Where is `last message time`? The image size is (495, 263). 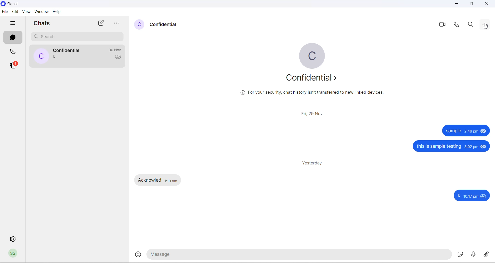
last message time is located at coordinates (114, 50).